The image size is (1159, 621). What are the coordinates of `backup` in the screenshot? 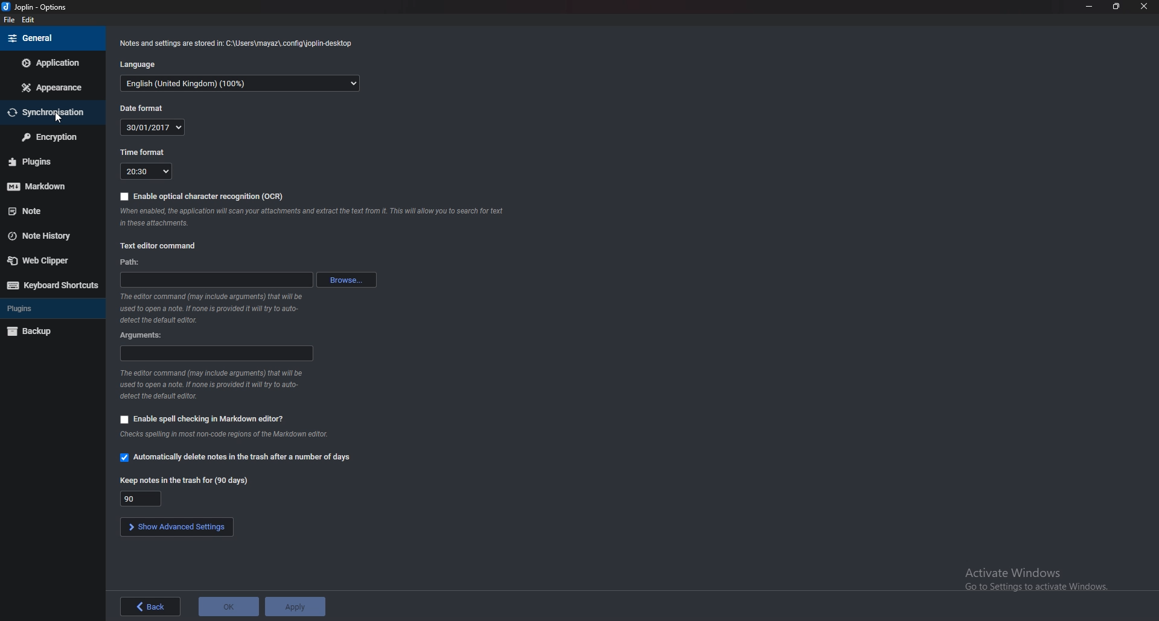 It's located at (45, 332).